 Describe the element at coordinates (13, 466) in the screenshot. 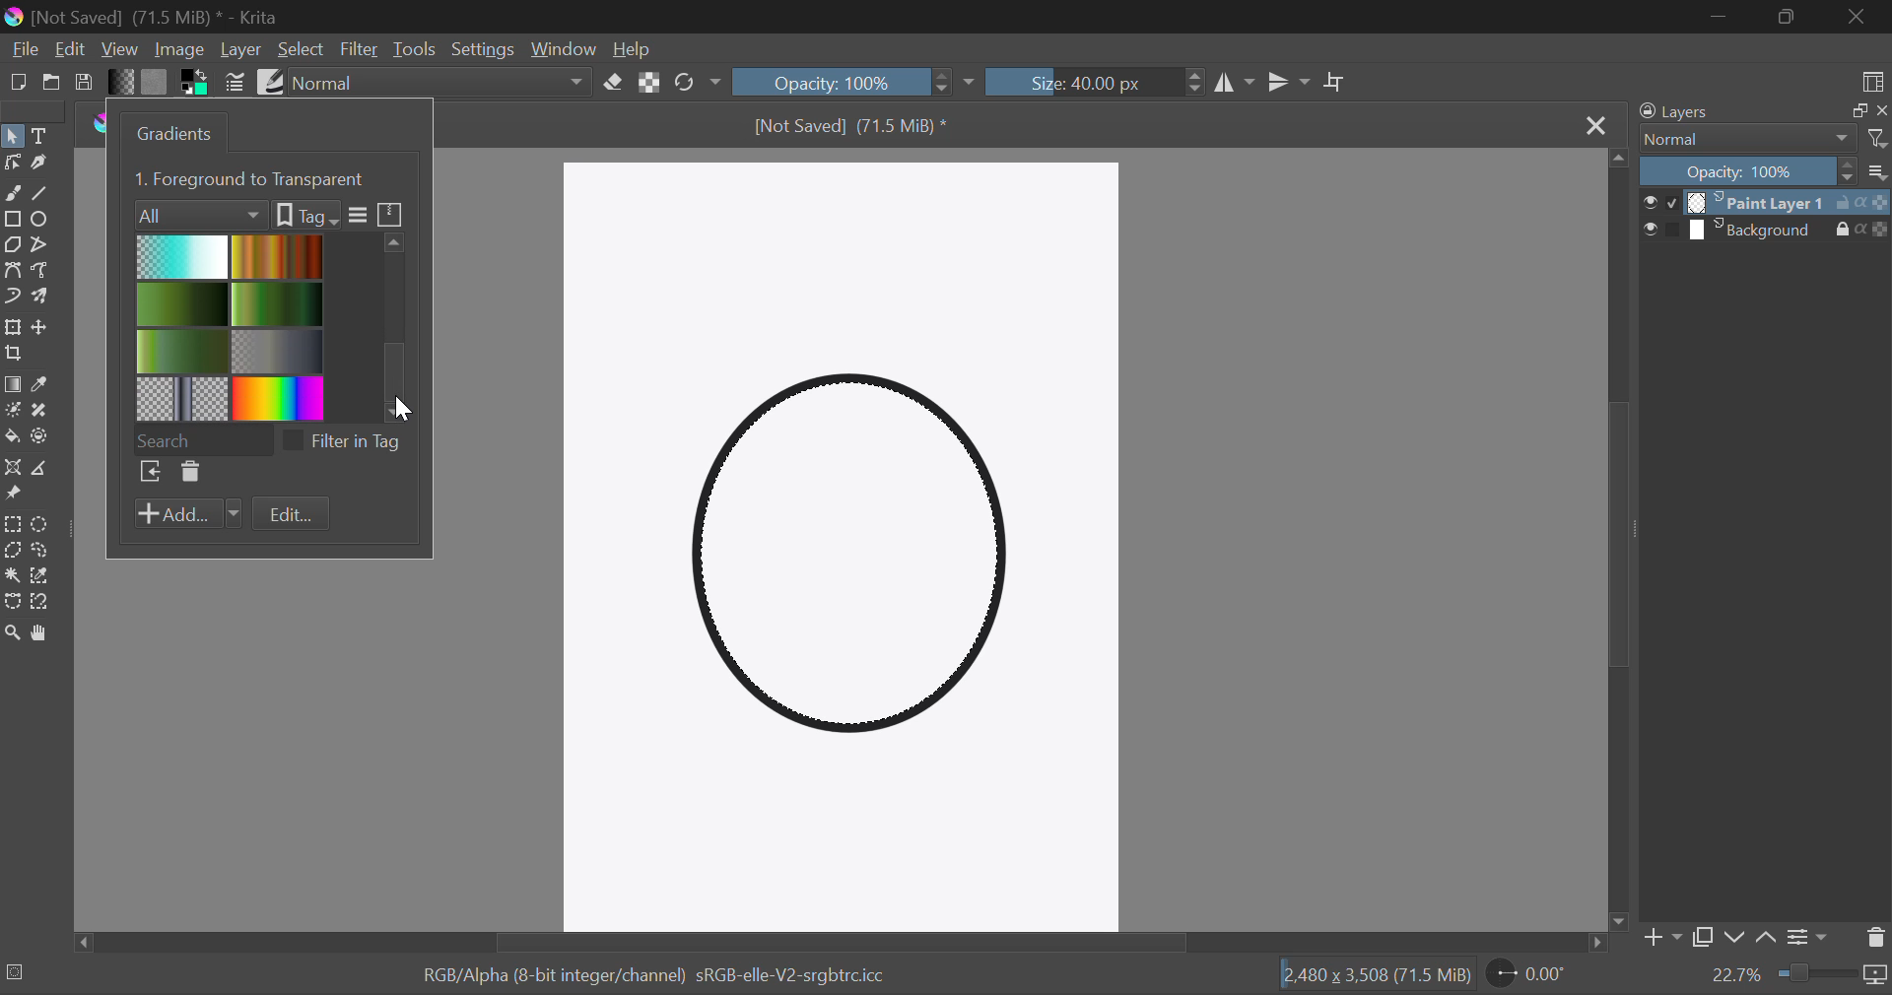

I see `Assistant Tool` at that location.